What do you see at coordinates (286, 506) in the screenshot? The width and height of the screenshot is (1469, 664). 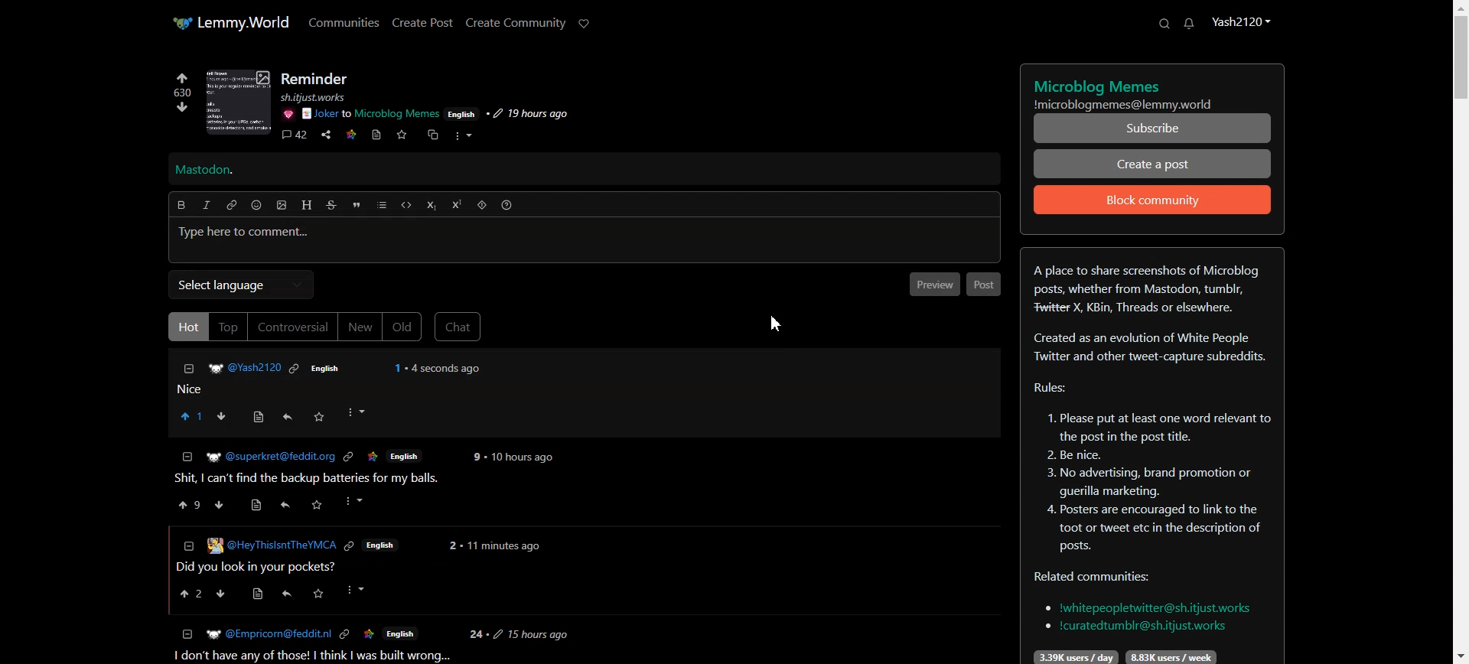 I see `` at bounding box center [286, 506].